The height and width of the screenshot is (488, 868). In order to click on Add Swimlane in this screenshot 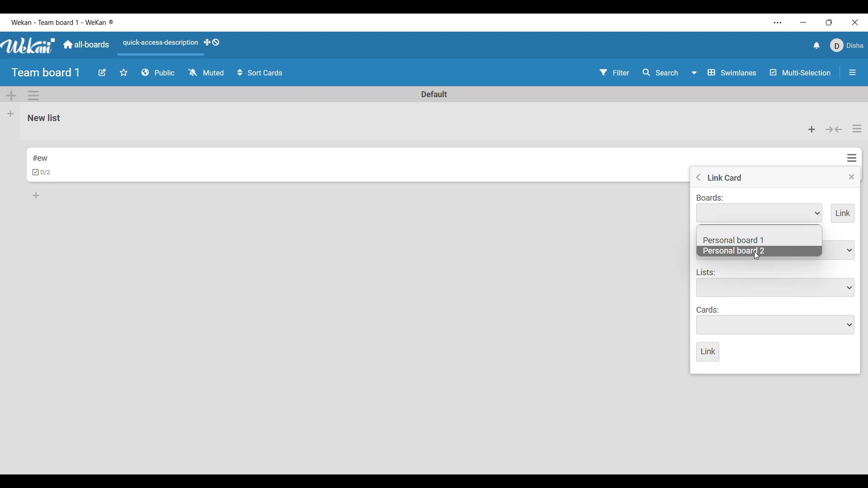, I will do `click(12, 96)`.